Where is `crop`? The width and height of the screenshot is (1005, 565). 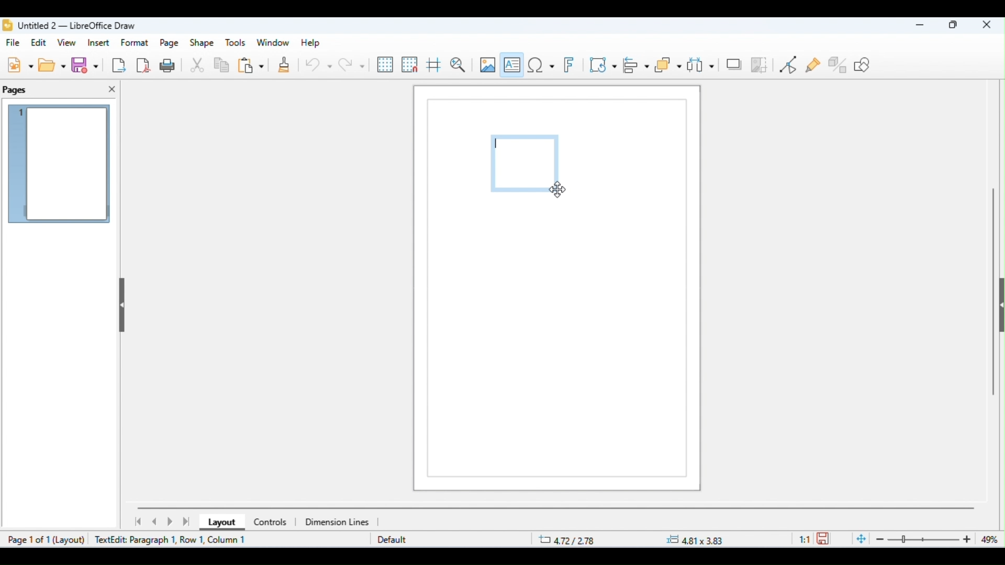
crop is located at coordinates (760, 64).